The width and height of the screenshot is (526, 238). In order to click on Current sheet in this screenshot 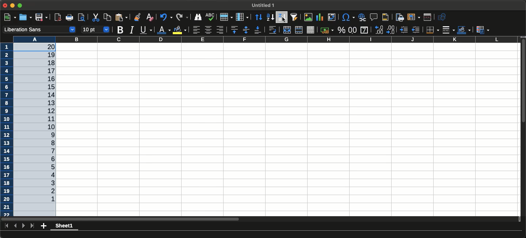, I will do `click(65, 227)`.